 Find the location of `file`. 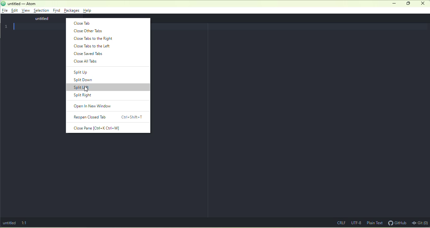

file is located at coordinates (5, 11).